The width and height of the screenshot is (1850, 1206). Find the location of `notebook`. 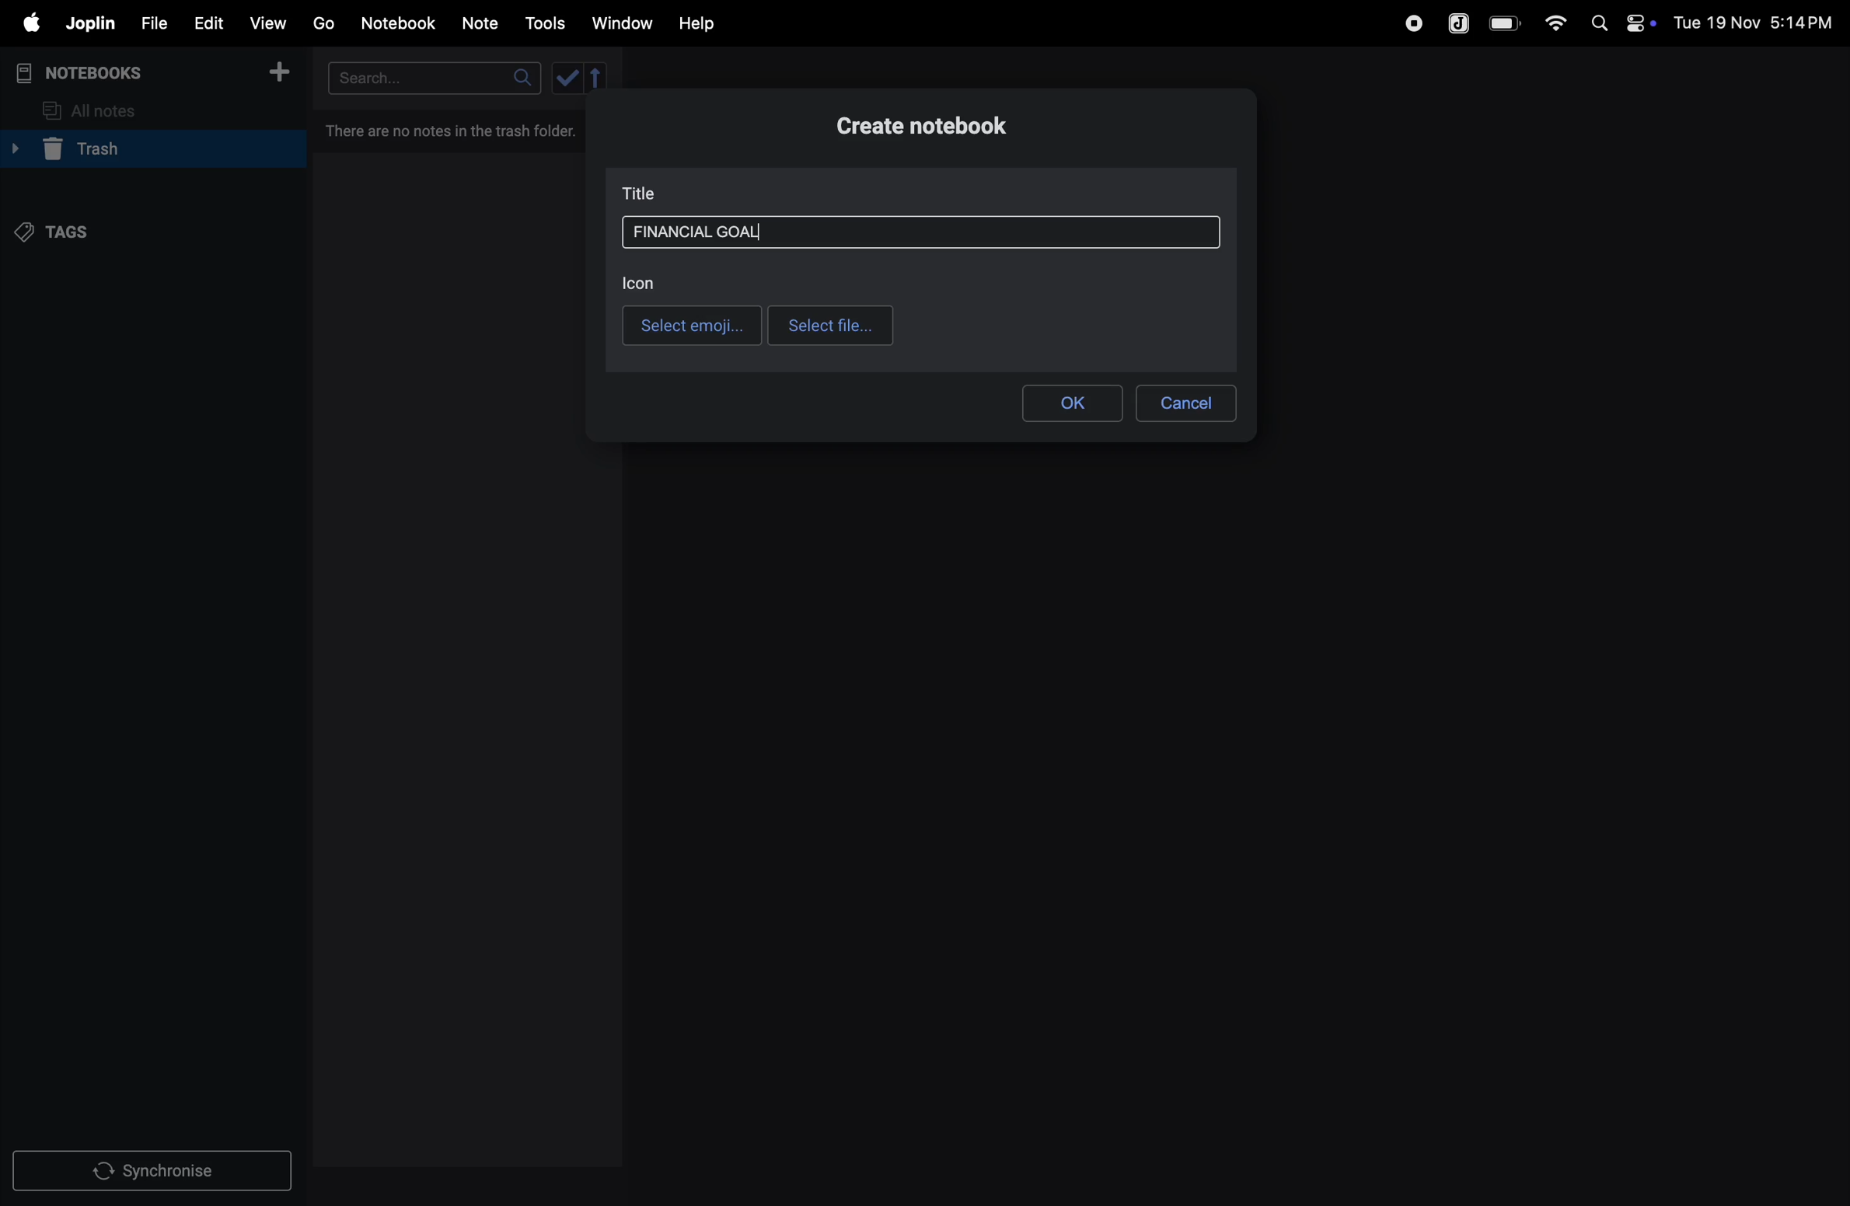

notebook is located at coordinates (397, 23).